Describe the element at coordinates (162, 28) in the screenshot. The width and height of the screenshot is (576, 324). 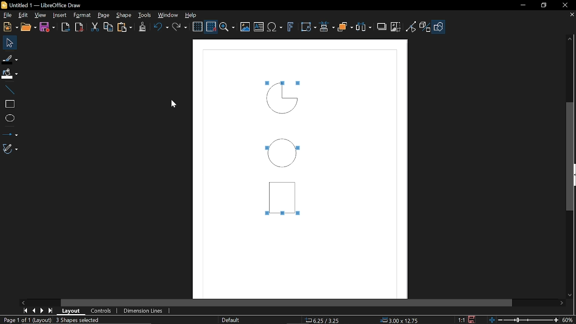
I see `undo` at that location.